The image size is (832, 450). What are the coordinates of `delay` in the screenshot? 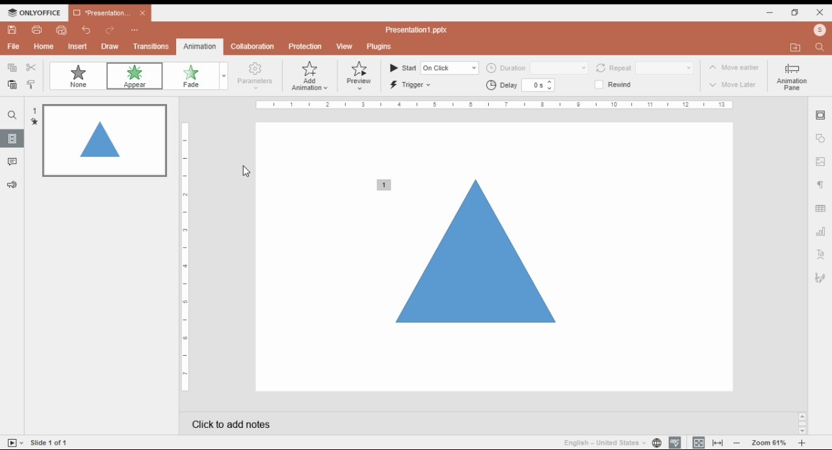 It's located at (500, 85).